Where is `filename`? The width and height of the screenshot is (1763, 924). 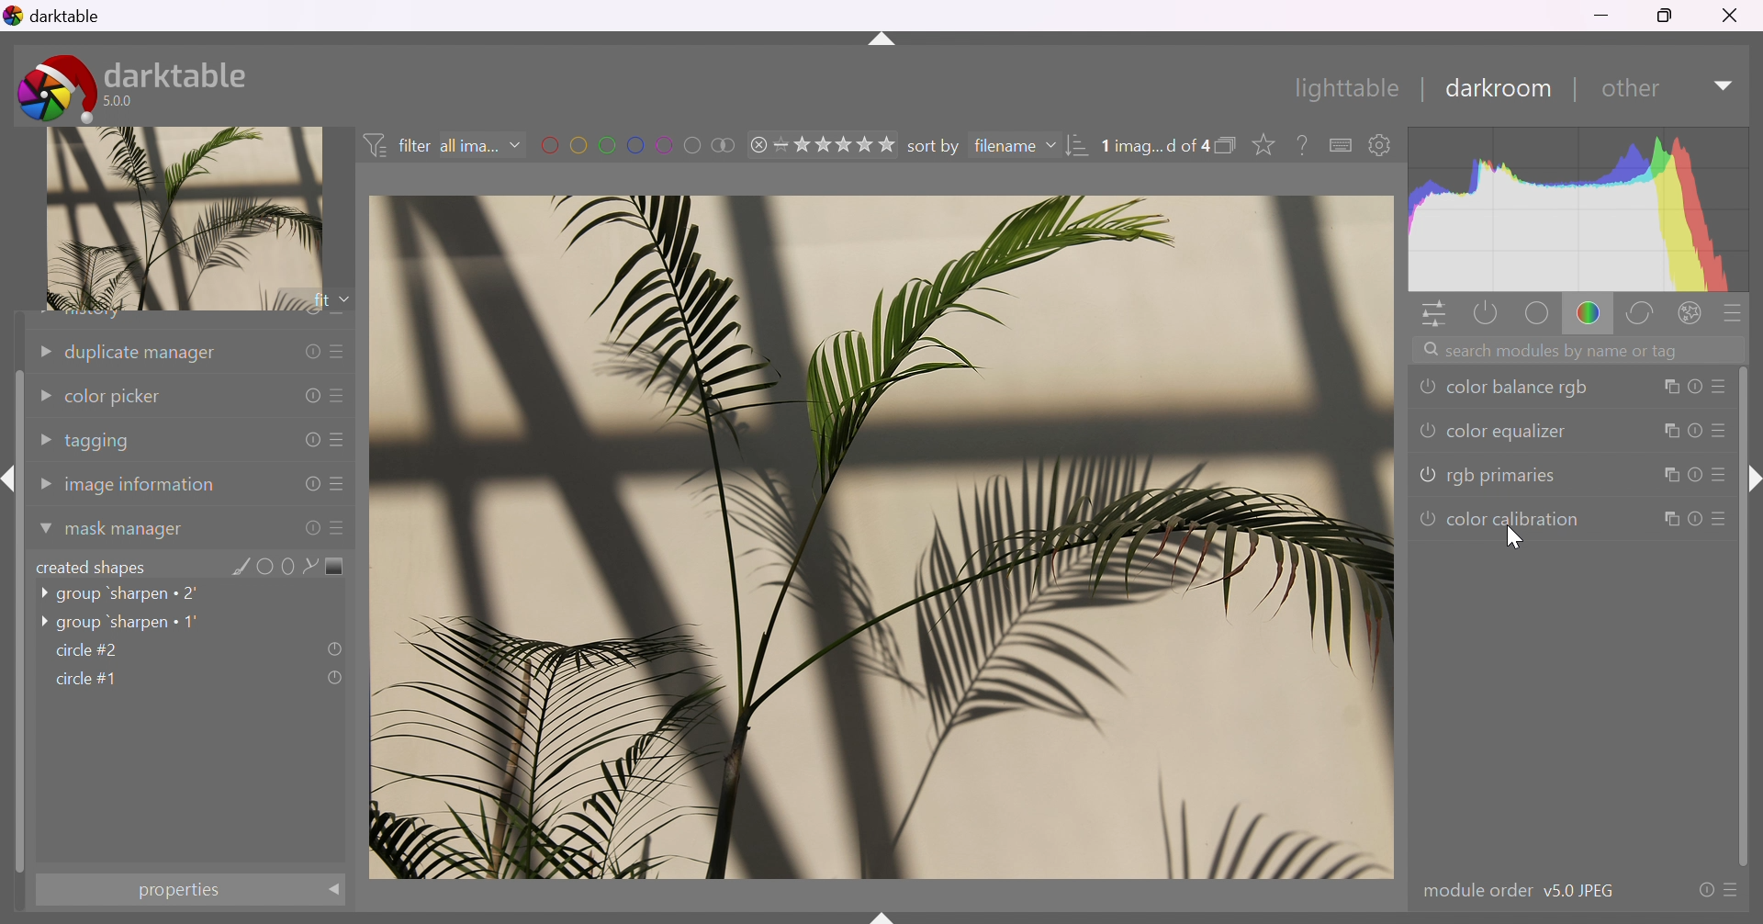
filename is located at coordinates (1015, 146).